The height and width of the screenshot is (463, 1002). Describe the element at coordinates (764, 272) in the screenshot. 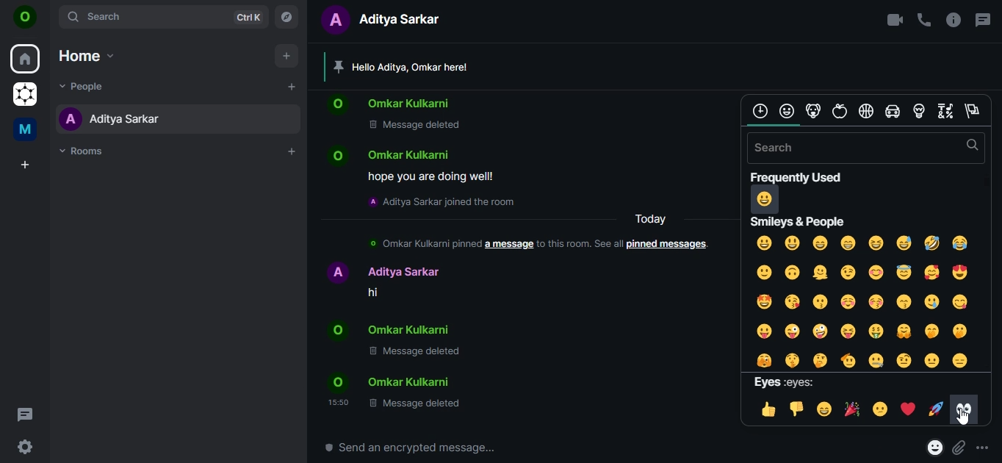

I see `slightly smiling face` at that location.